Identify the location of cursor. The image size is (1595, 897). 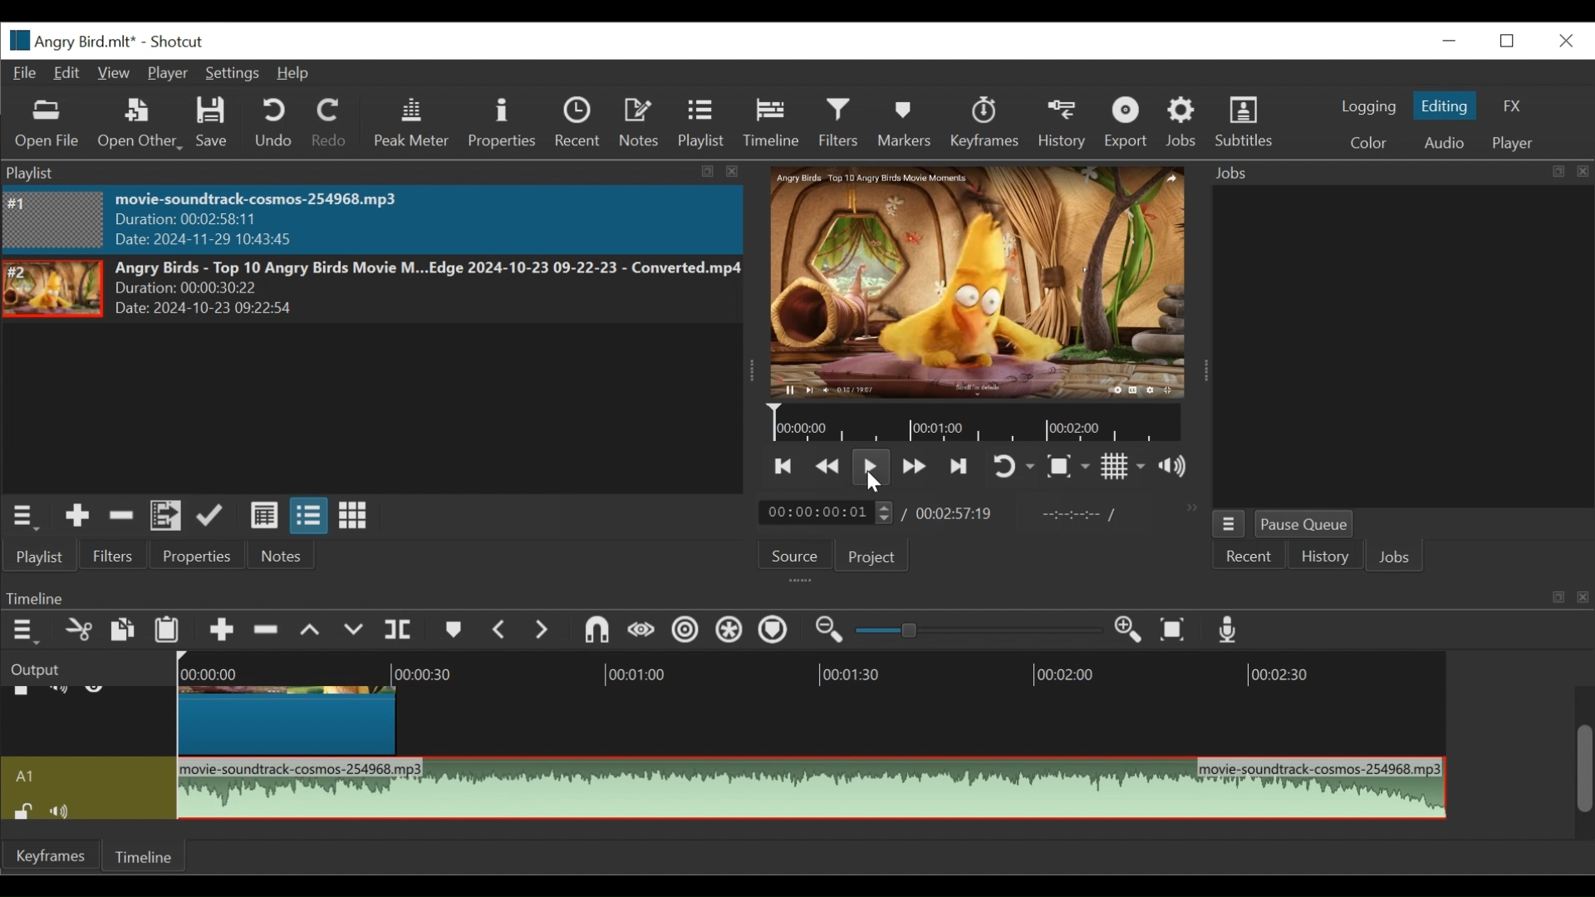
(879, 483).